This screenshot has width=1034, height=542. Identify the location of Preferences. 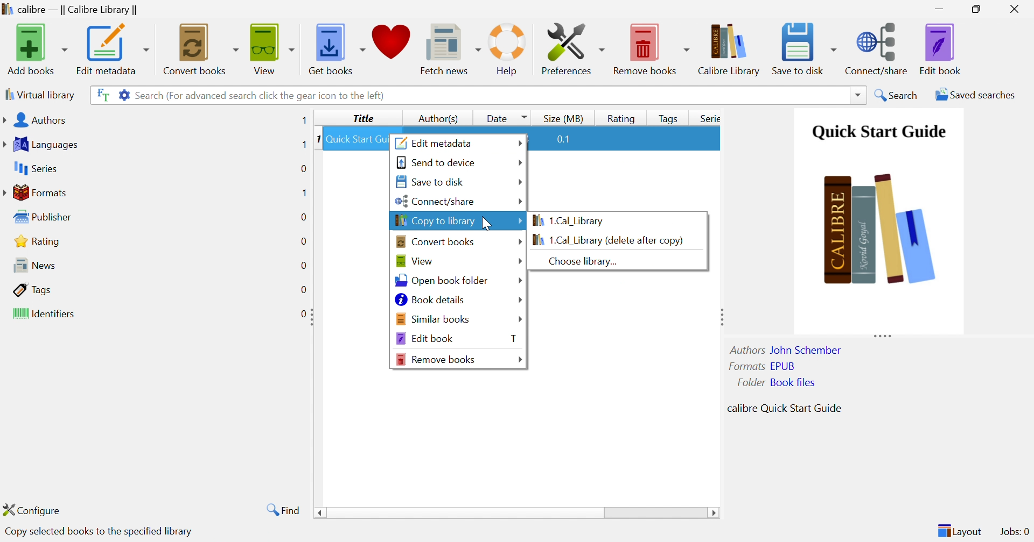
(572, 48).